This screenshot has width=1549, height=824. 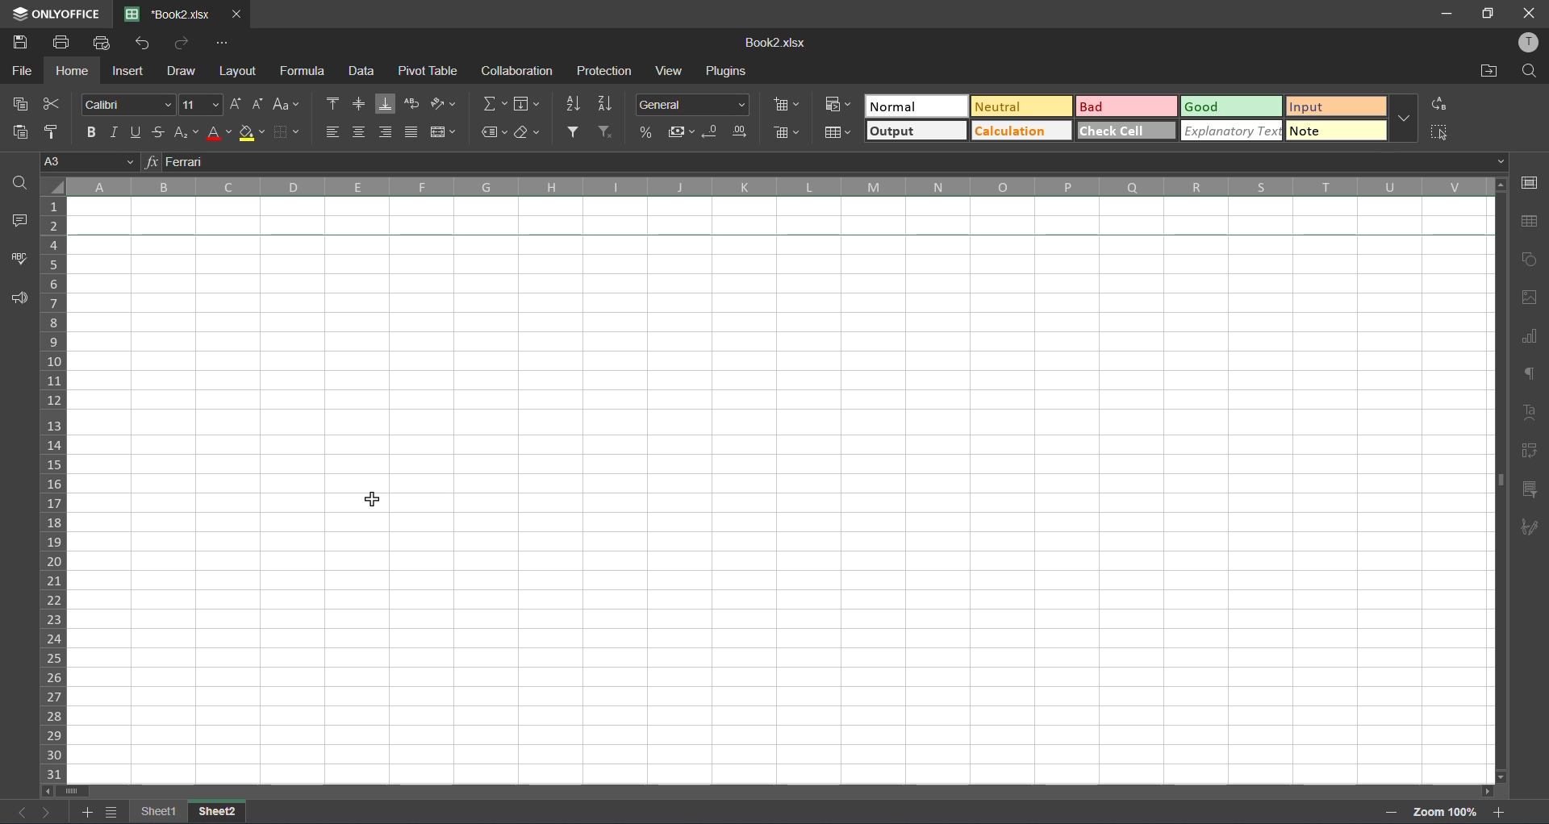 What do you see at coordinates (360, 104) in the screenshot?
I see `align middle` at bounding box center [360, 104].